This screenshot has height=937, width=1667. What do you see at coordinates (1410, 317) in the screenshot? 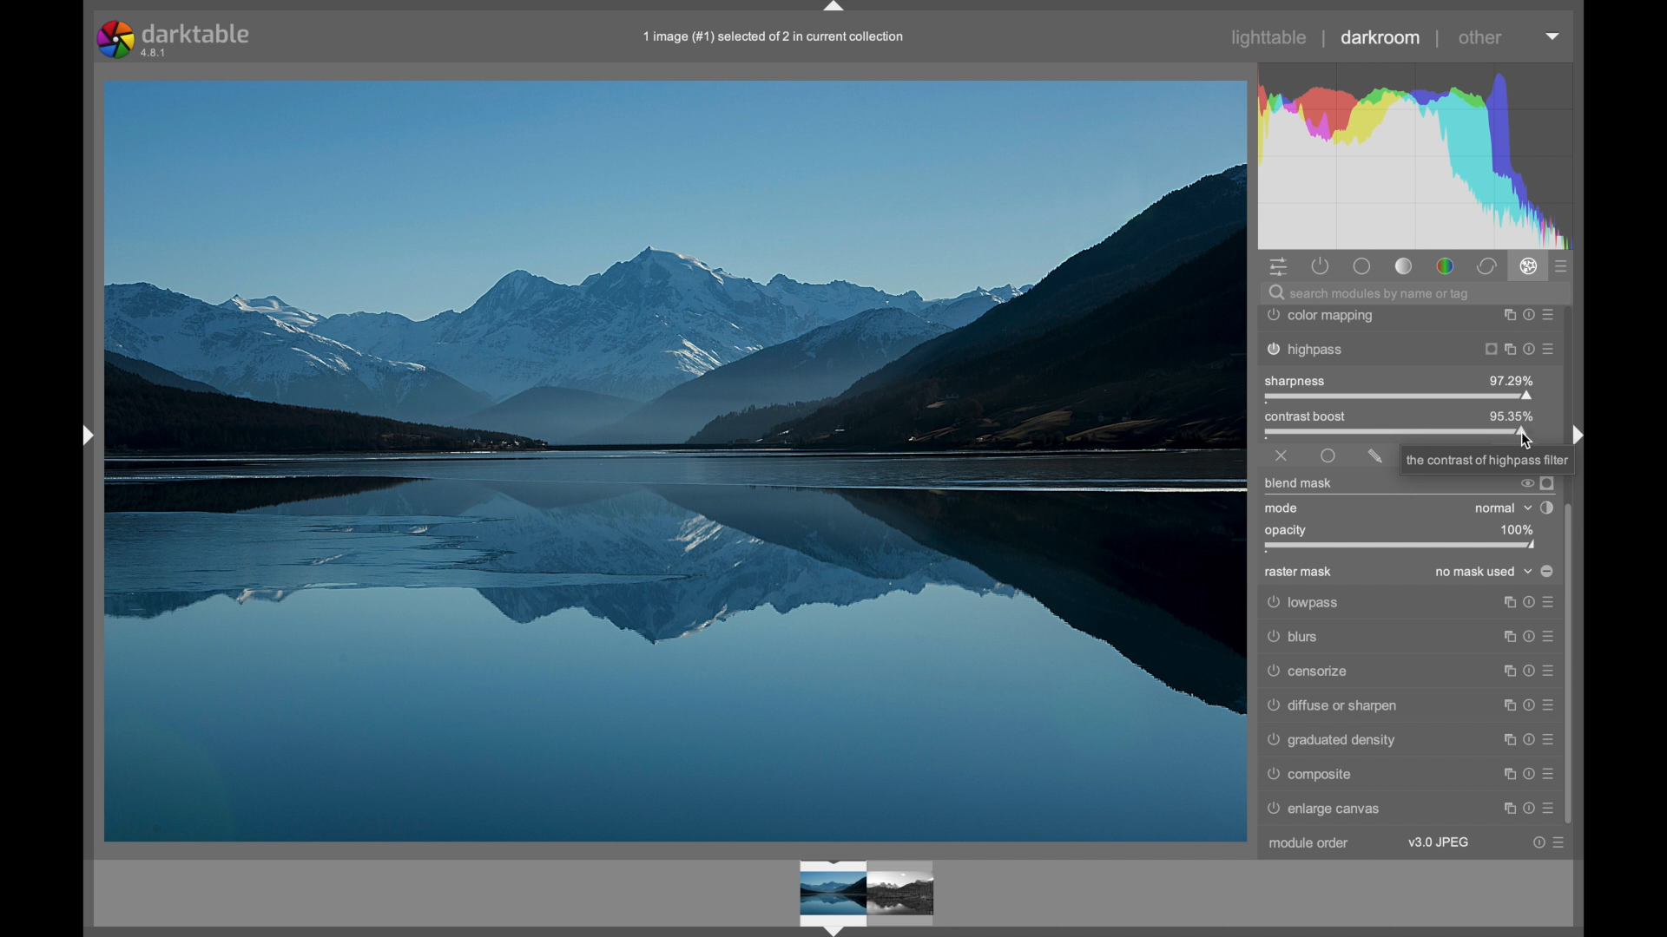
I see `color mapping` at bounding box center [1410, 317].